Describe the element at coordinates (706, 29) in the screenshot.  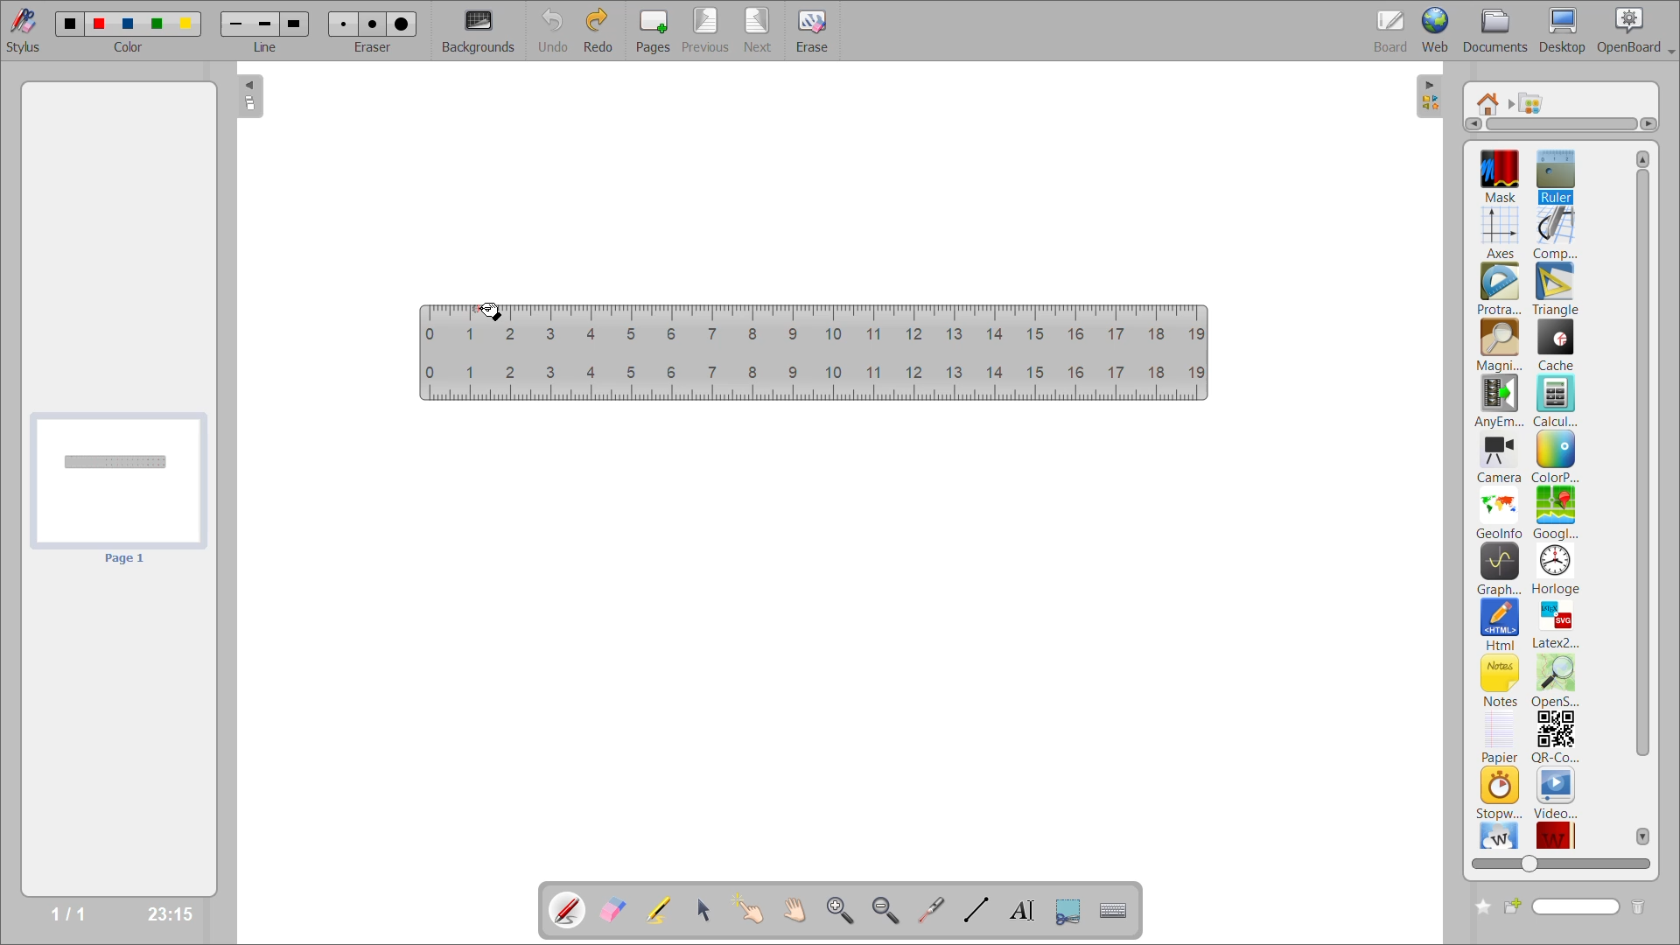
I see `previous` at that location.